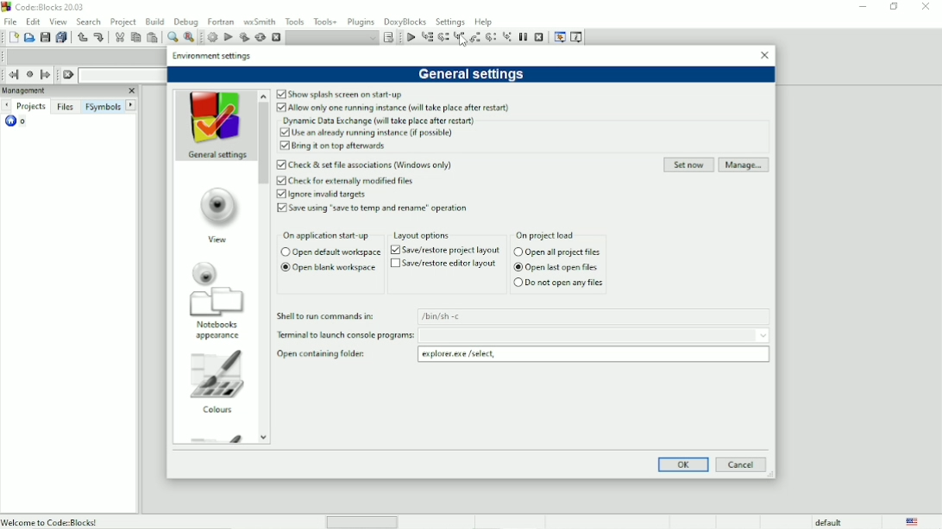  I want to click on Manage, so click(744, 165).